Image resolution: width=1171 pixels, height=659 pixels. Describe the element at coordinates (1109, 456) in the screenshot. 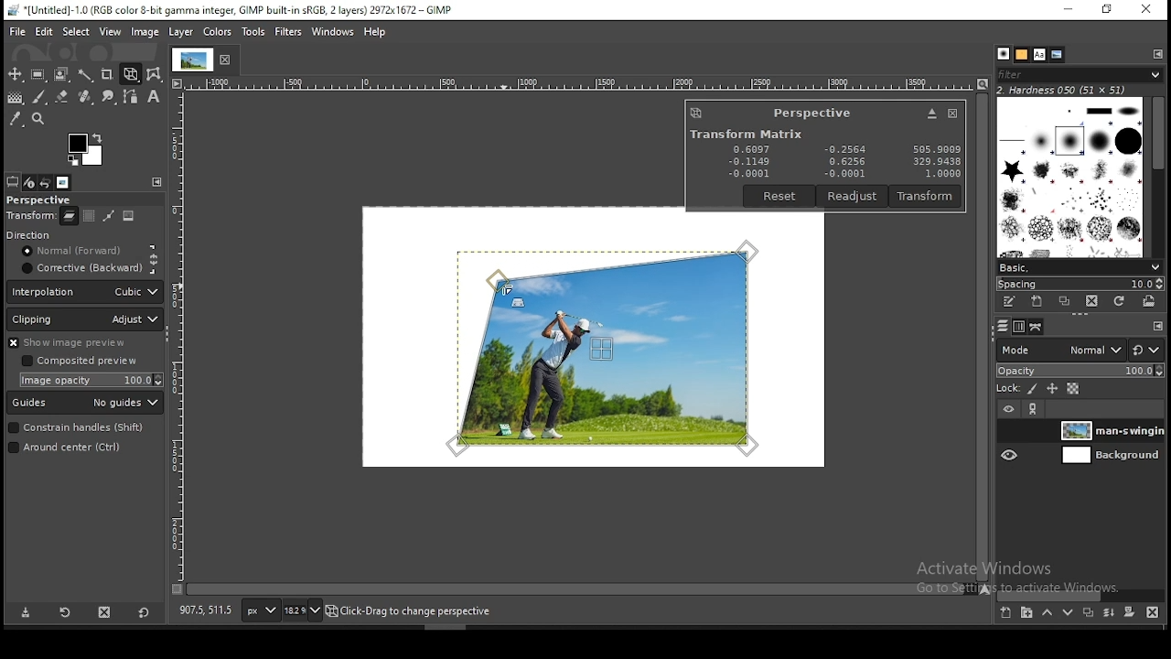

I see `layer ` at that location.